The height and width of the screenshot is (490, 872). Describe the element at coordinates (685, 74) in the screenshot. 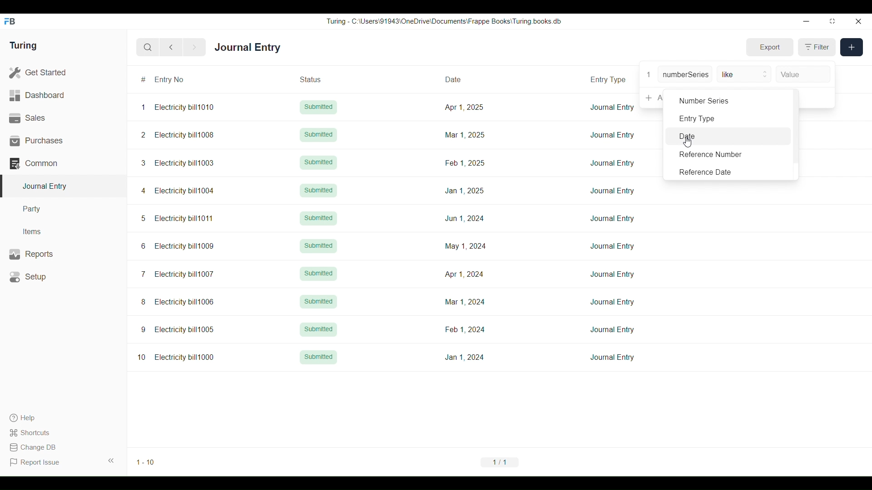

I see `numberSeries` at that location.